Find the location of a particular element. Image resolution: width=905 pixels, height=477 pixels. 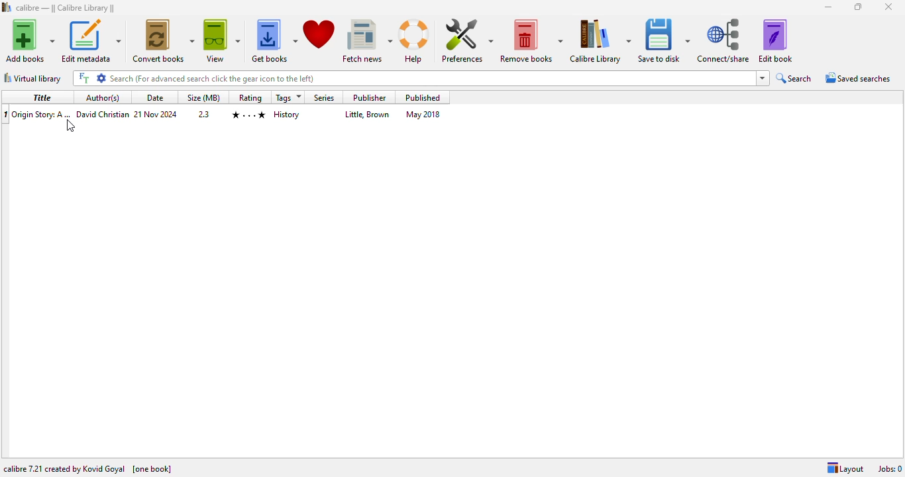

donate to support calibre is located at coordinates (319, 34).